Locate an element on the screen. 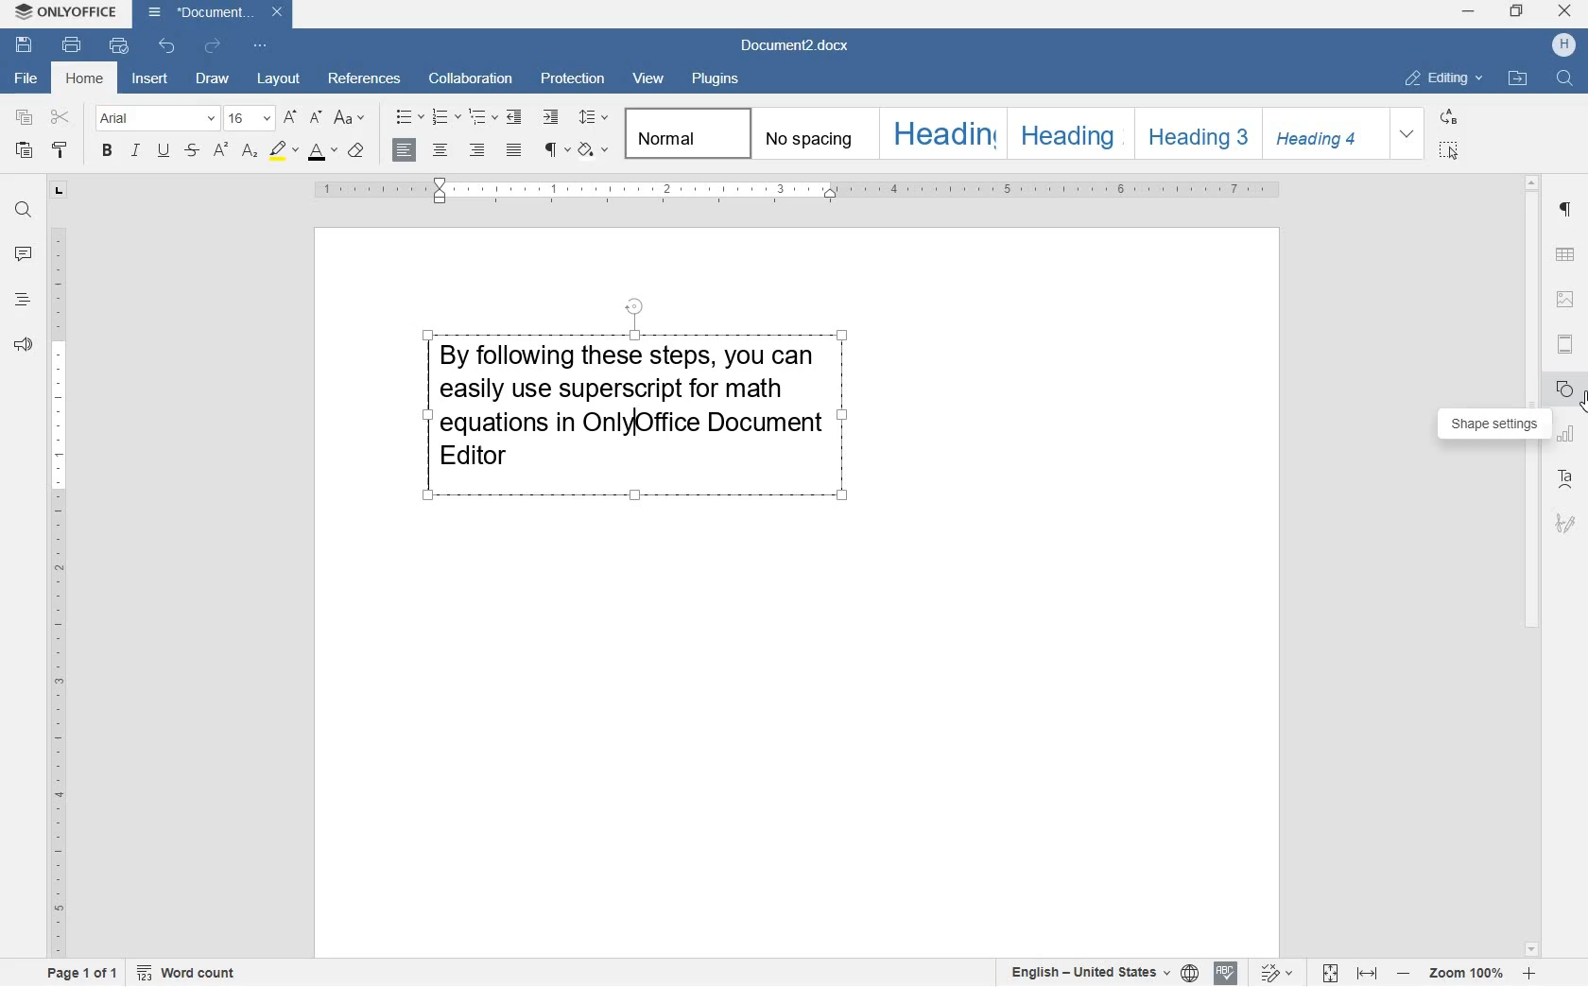 The width and height of the screenshot is (1588, 987). file is located at coordinates (24, 79).